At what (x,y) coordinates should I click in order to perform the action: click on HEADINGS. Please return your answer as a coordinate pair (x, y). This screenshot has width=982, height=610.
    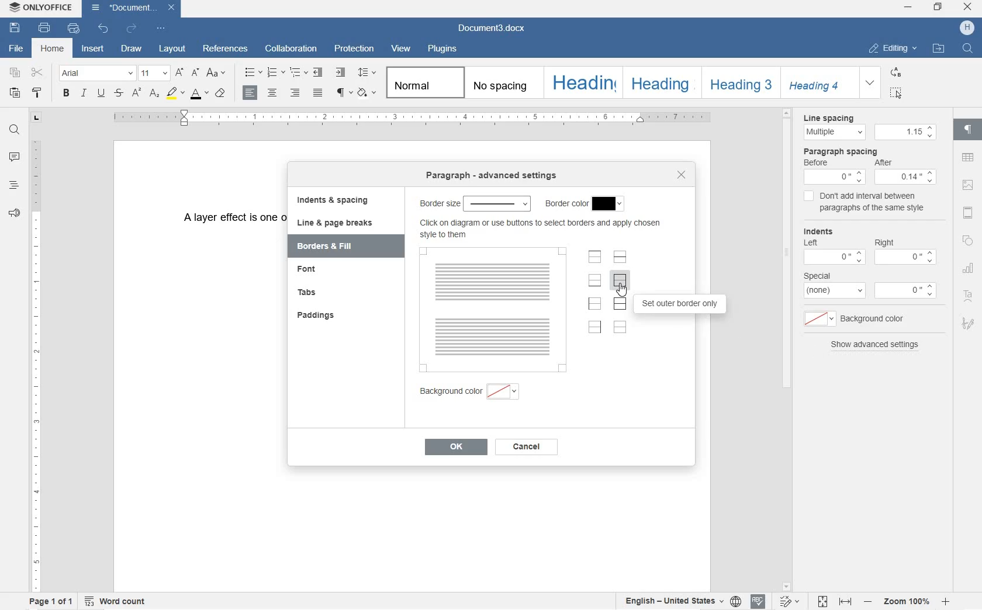
    Looking at the image, I should click on (13, 186).